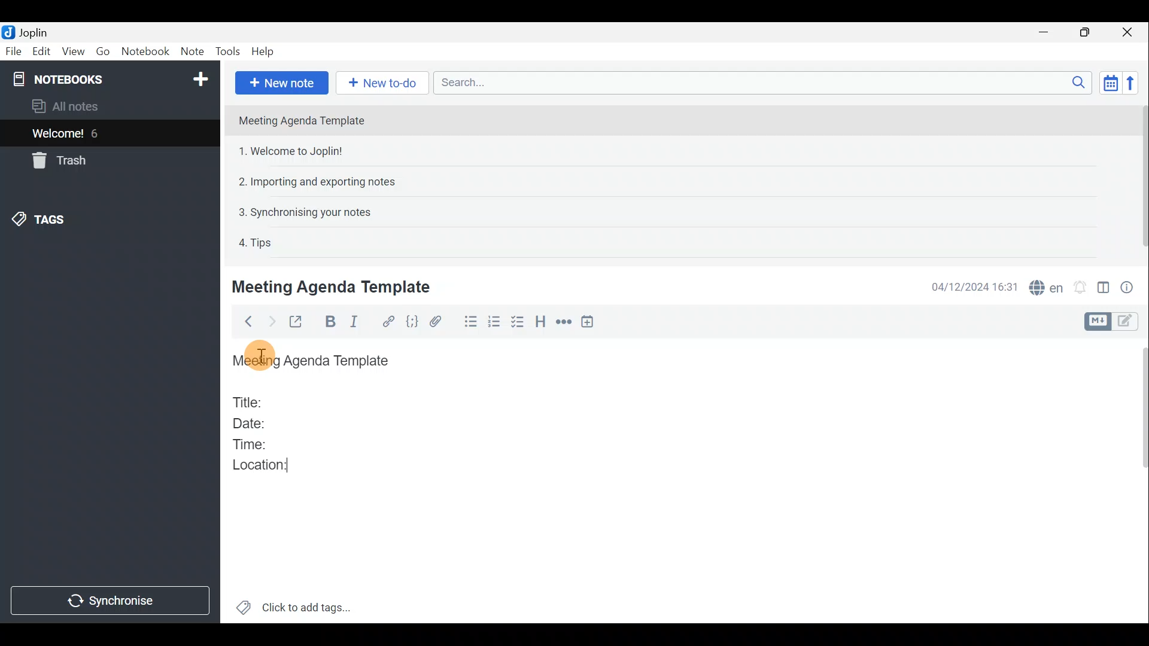 The height and width of the screenshot is (646, 1149). What do you see at coordinates (71, 53) in the screenshot?
I see `View` at bounding box center [71, 53].